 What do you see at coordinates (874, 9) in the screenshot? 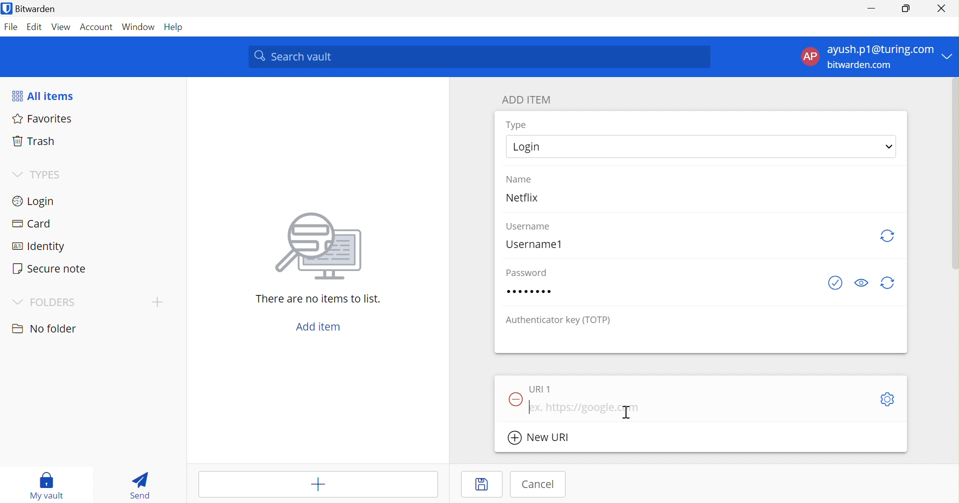
I see `Minimize` at bounding box center [874, 9].